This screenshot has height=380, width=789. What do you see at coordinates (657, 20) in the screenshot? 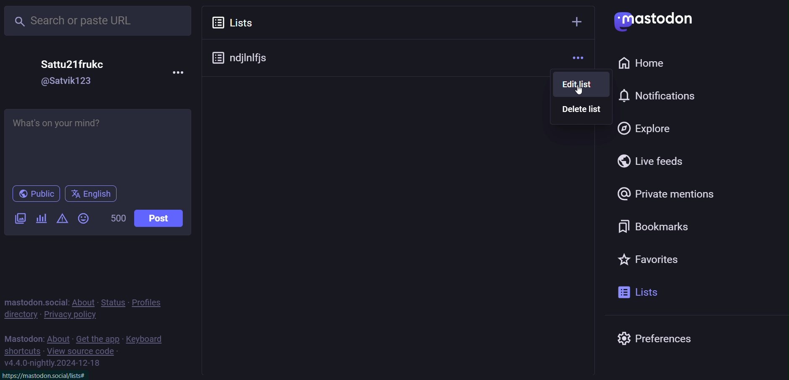
I see `mastodon` at bounding box center [657, 20].